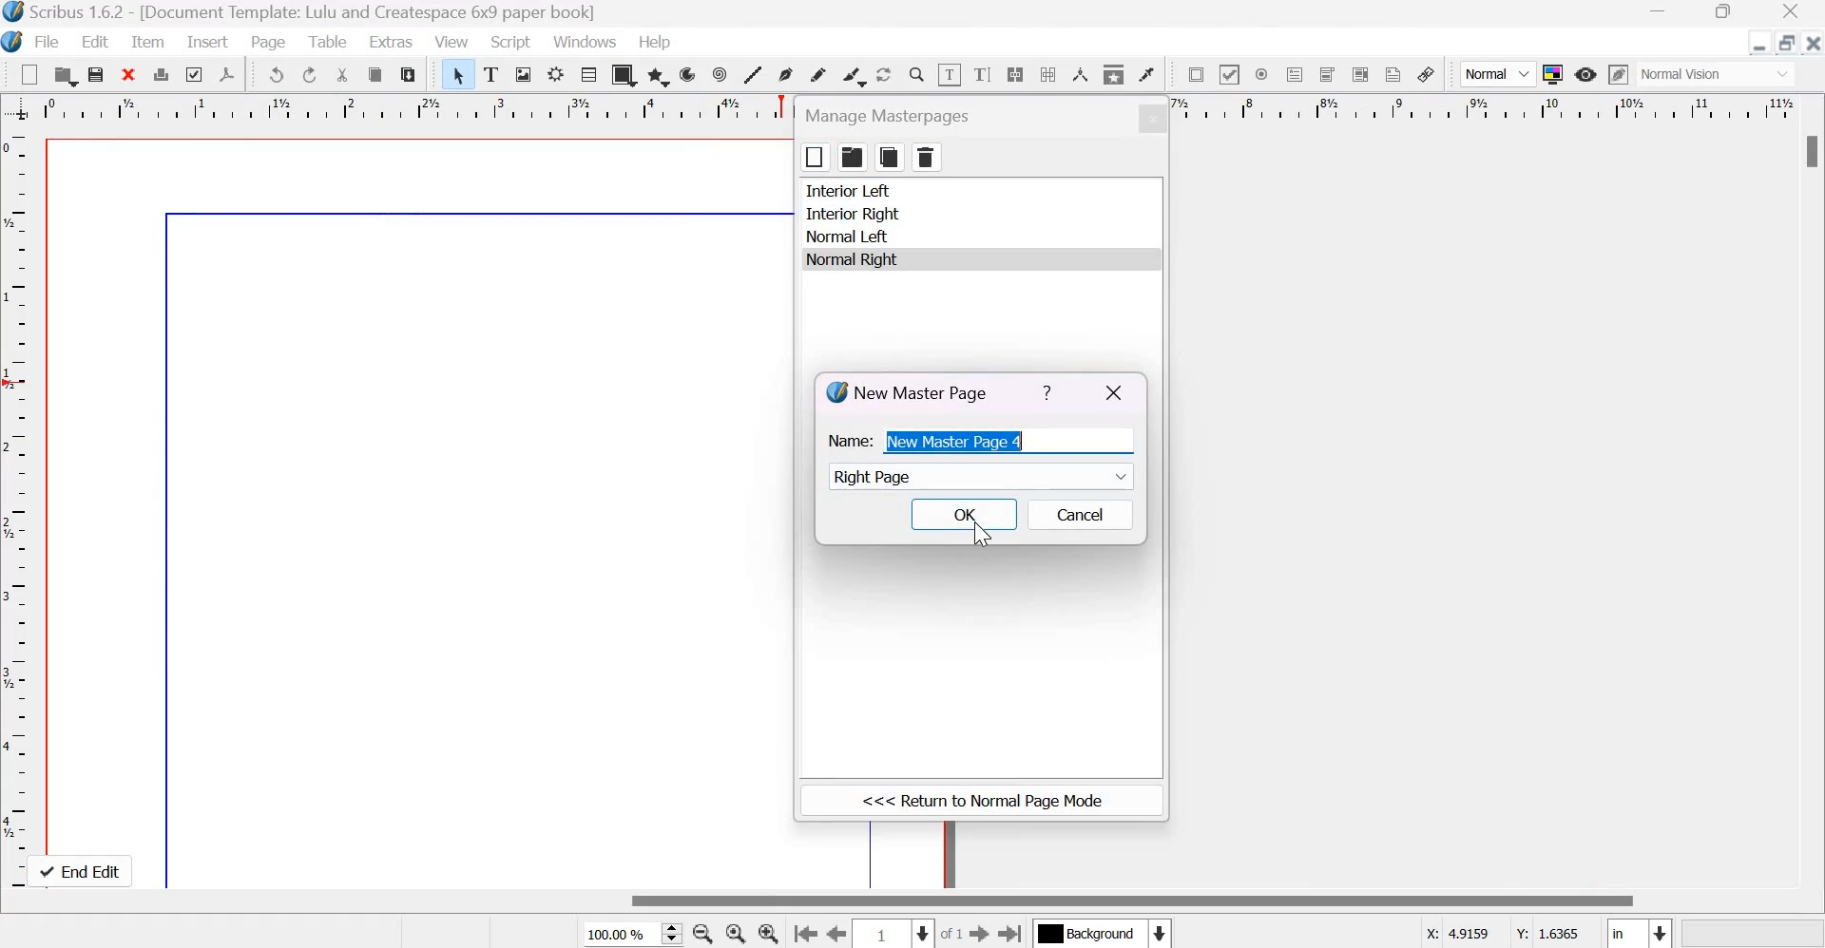 The width and height of the screenshot is (1825, 948). Describe the element at coordinates (555, 75) in the screenshot. I see `Render frame` at that location.